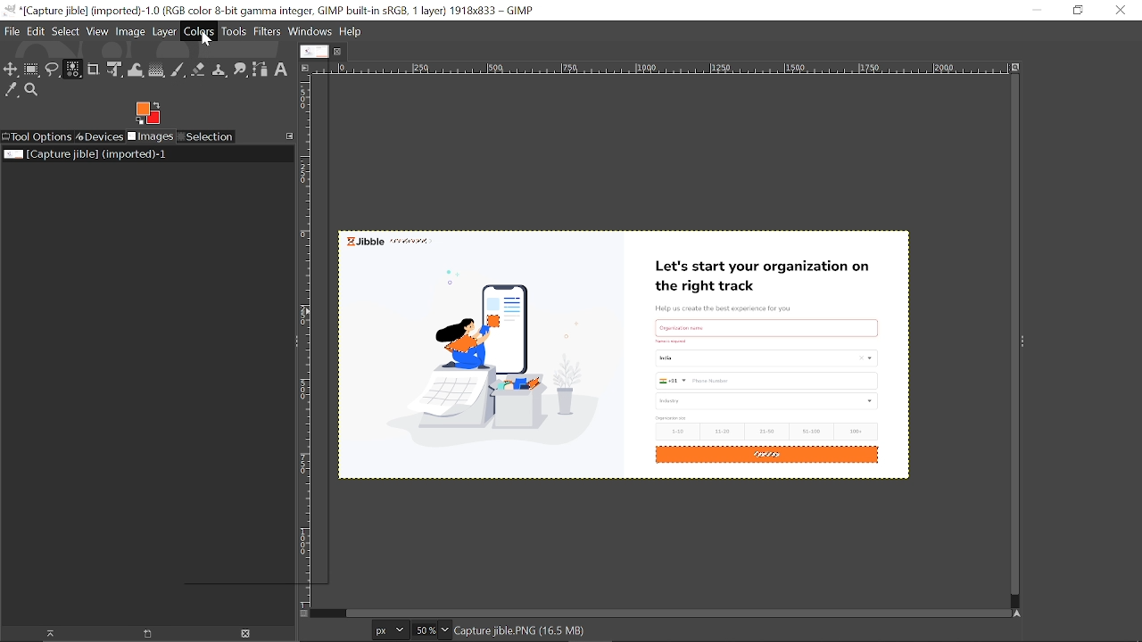 This screenshot has width=1142, height=642. Describe the element at coordinates (157, 70) in the screenshot. I see `Gradient tool` at that location.